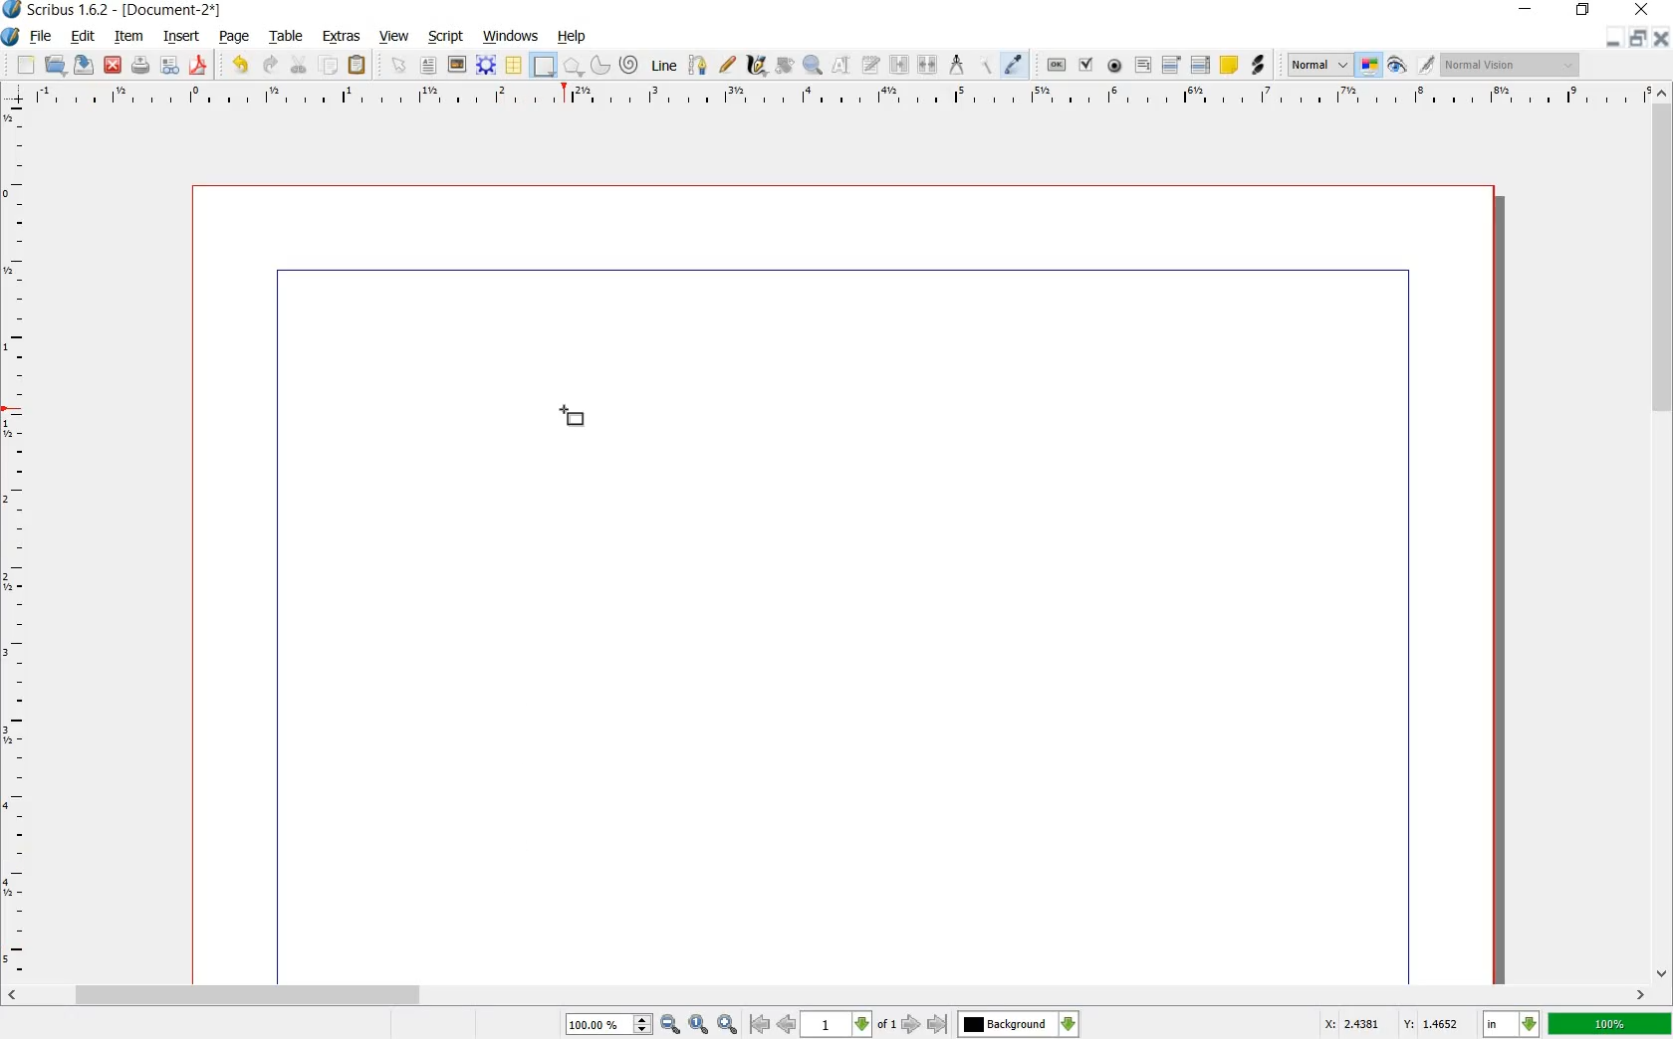 Image resolution: width=1673 pixels, height=1039 pixels. I want to click on PDF RADIO BUTTON, so click(1115, 66).